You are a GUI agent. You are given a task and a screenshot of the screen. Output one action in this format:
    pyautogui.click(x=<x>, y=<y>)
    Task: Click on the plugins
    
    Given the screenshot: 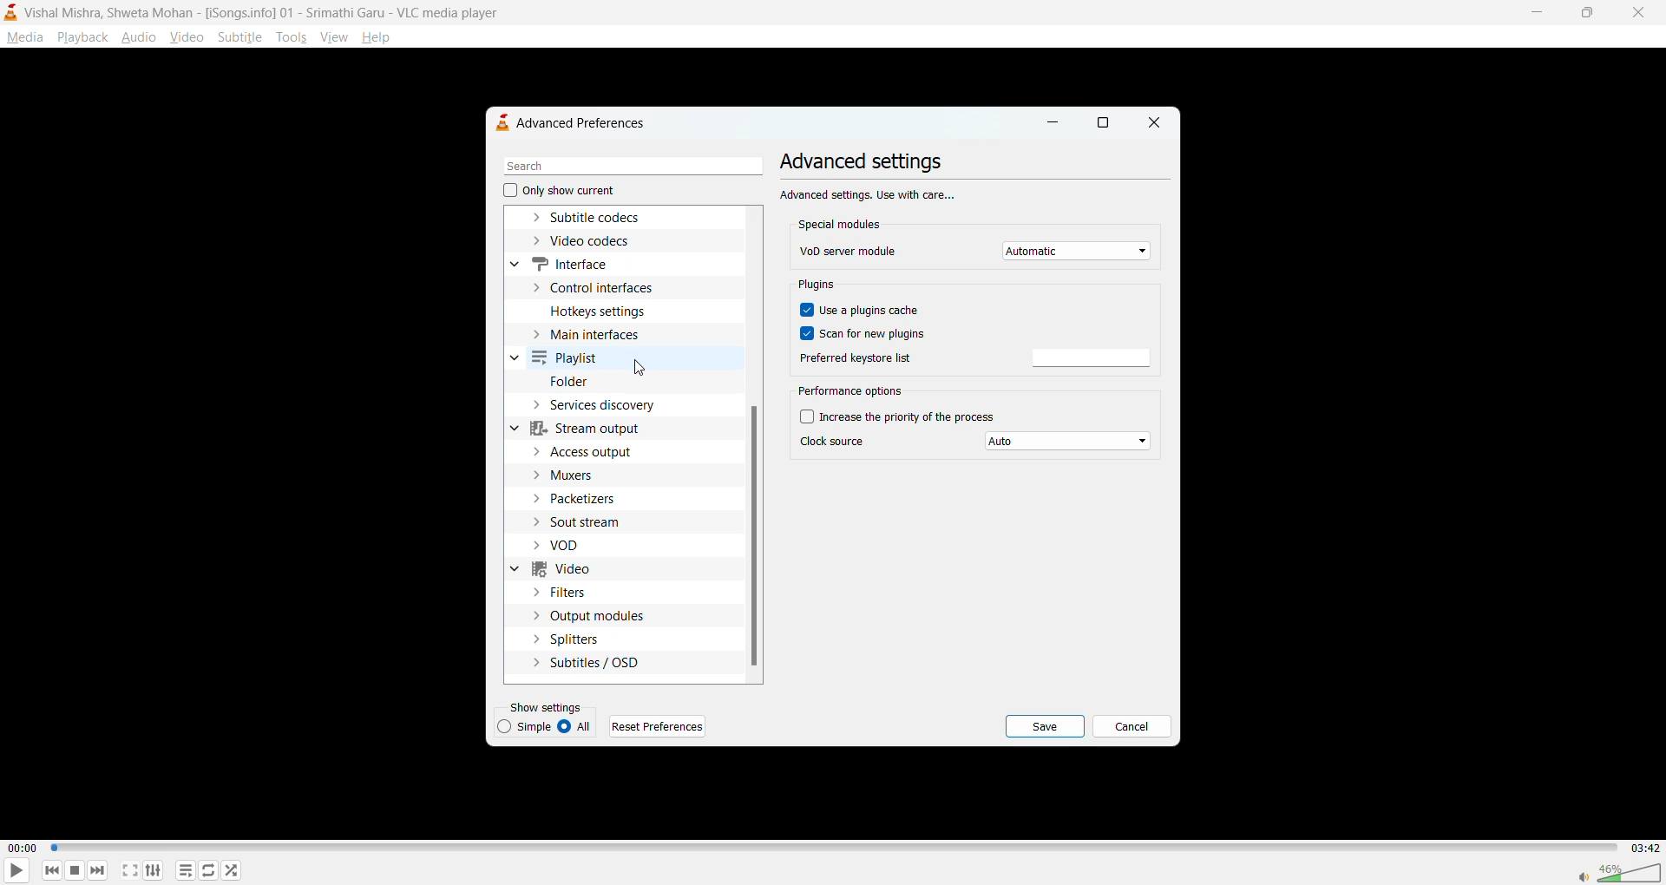 What is the action you would take?
    pyautogui.click(x=822, y=287)
    